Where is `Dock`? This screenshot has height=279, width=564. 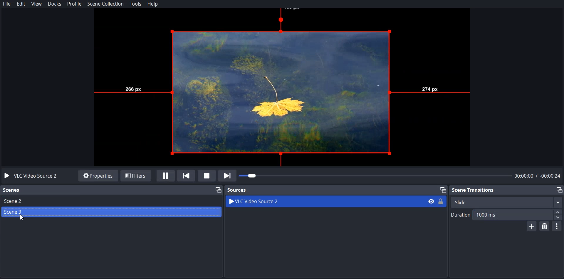 Dock is located at coordinates (55, 4).